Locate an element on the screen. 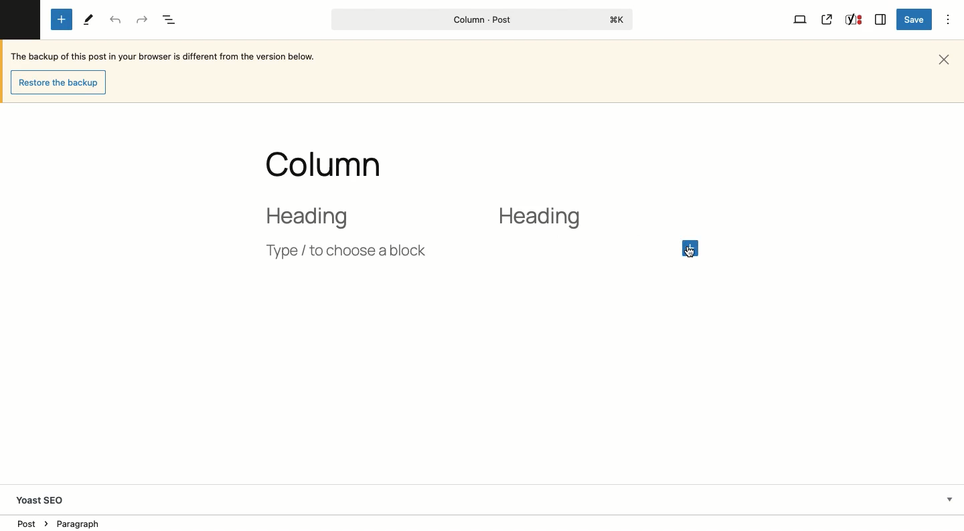 This screenshot has width=964, height=531. Type / choose a block is located at coordinates (345, 251).